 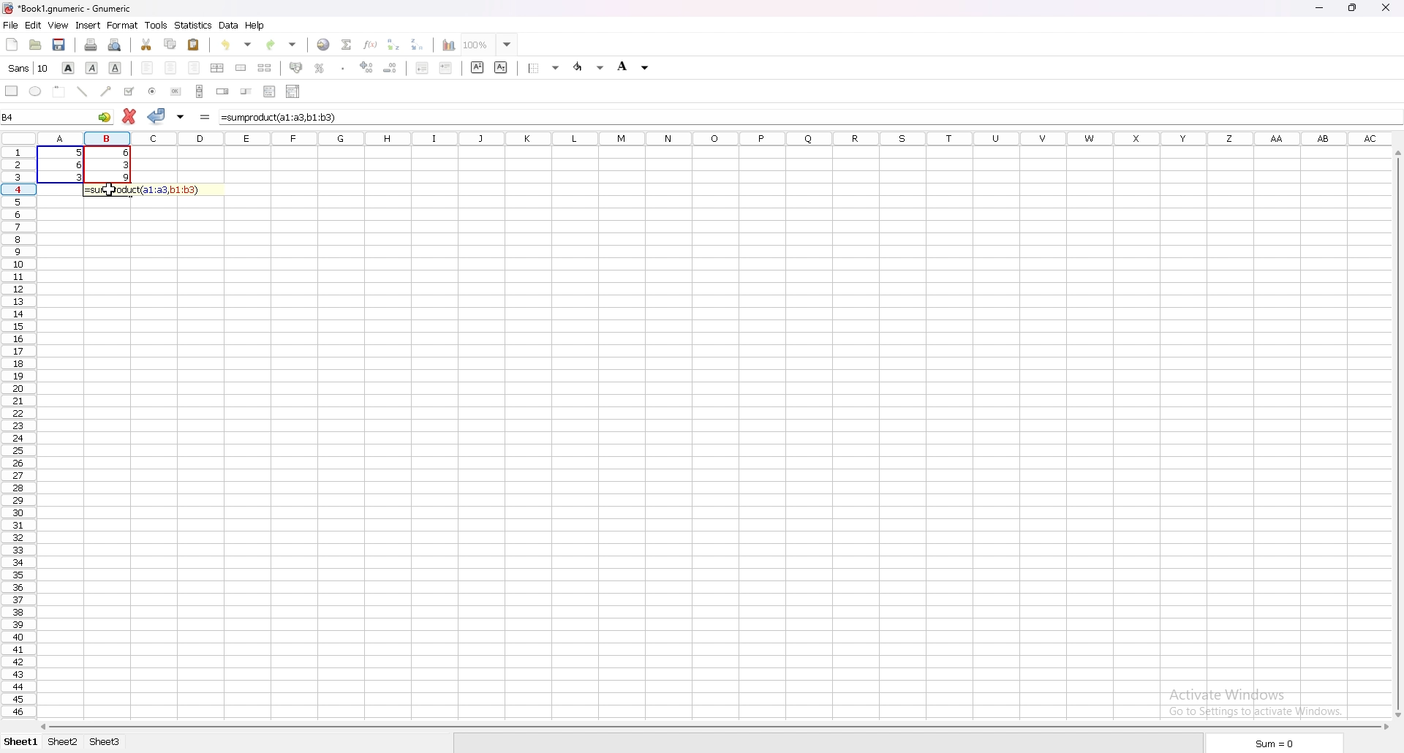 What do you see at coordinates (1401, 432) in the screenshot?
I see `scroll bar` at bounding box center [1401, 432].